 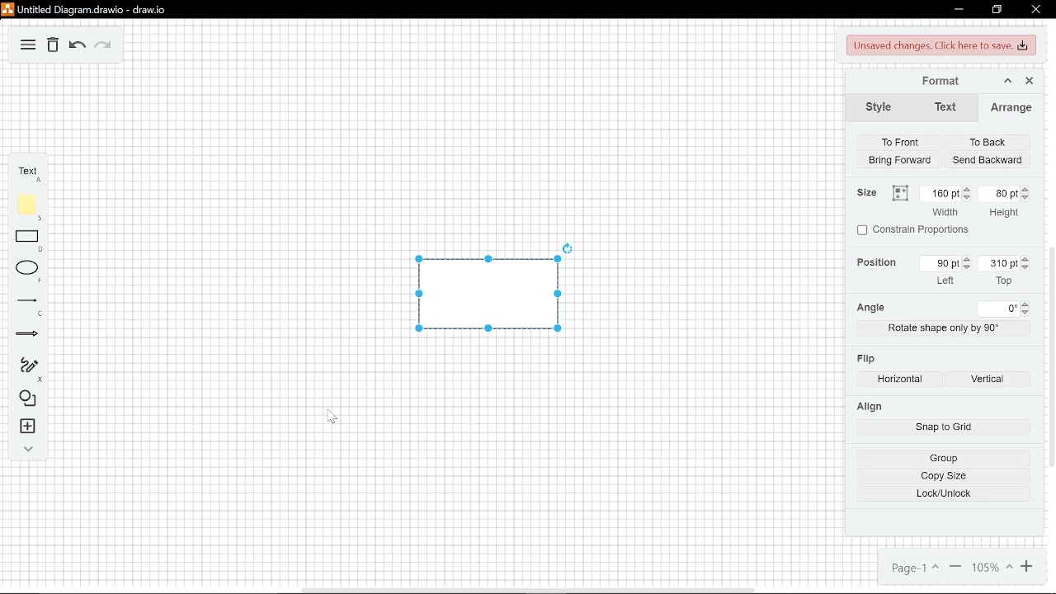 I want to click on freehand, so click(x=31, y=369).